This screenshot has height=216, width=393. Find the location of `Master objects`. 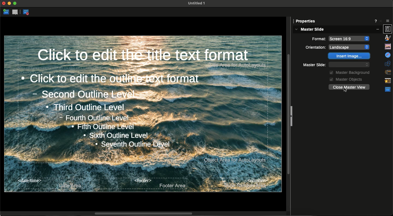

Master objects is located at coordinates (345, 79).